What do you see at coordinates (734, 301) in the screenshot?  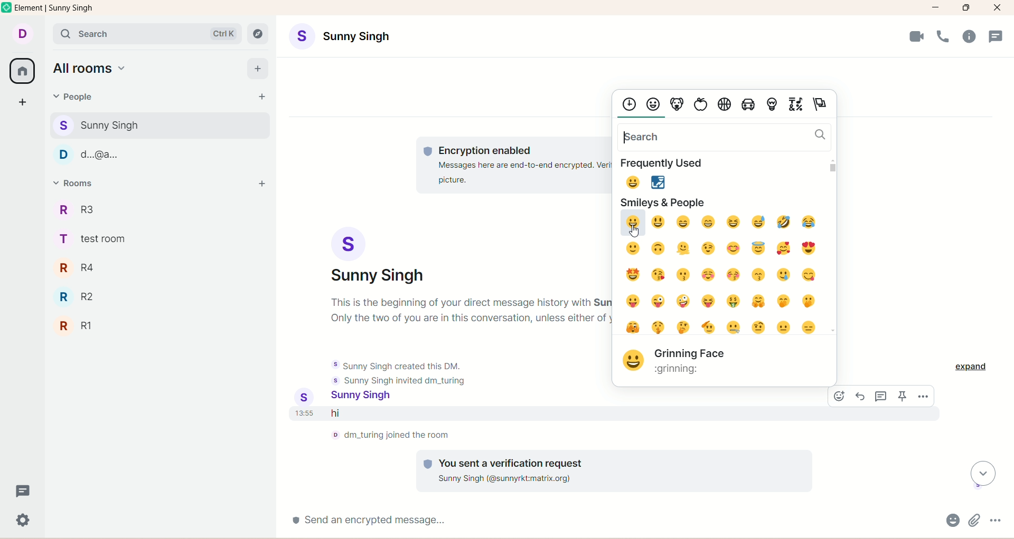 I see `Money mouth face` at bounding box center [734, 301].